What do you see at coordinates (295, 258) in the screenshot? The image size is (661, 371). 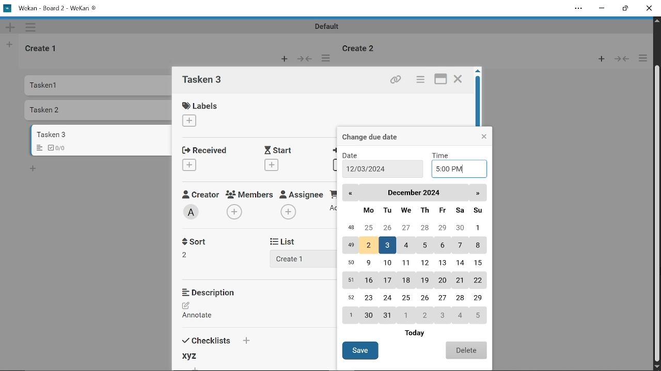 I see `Add list` at bounding box center [295, 258].